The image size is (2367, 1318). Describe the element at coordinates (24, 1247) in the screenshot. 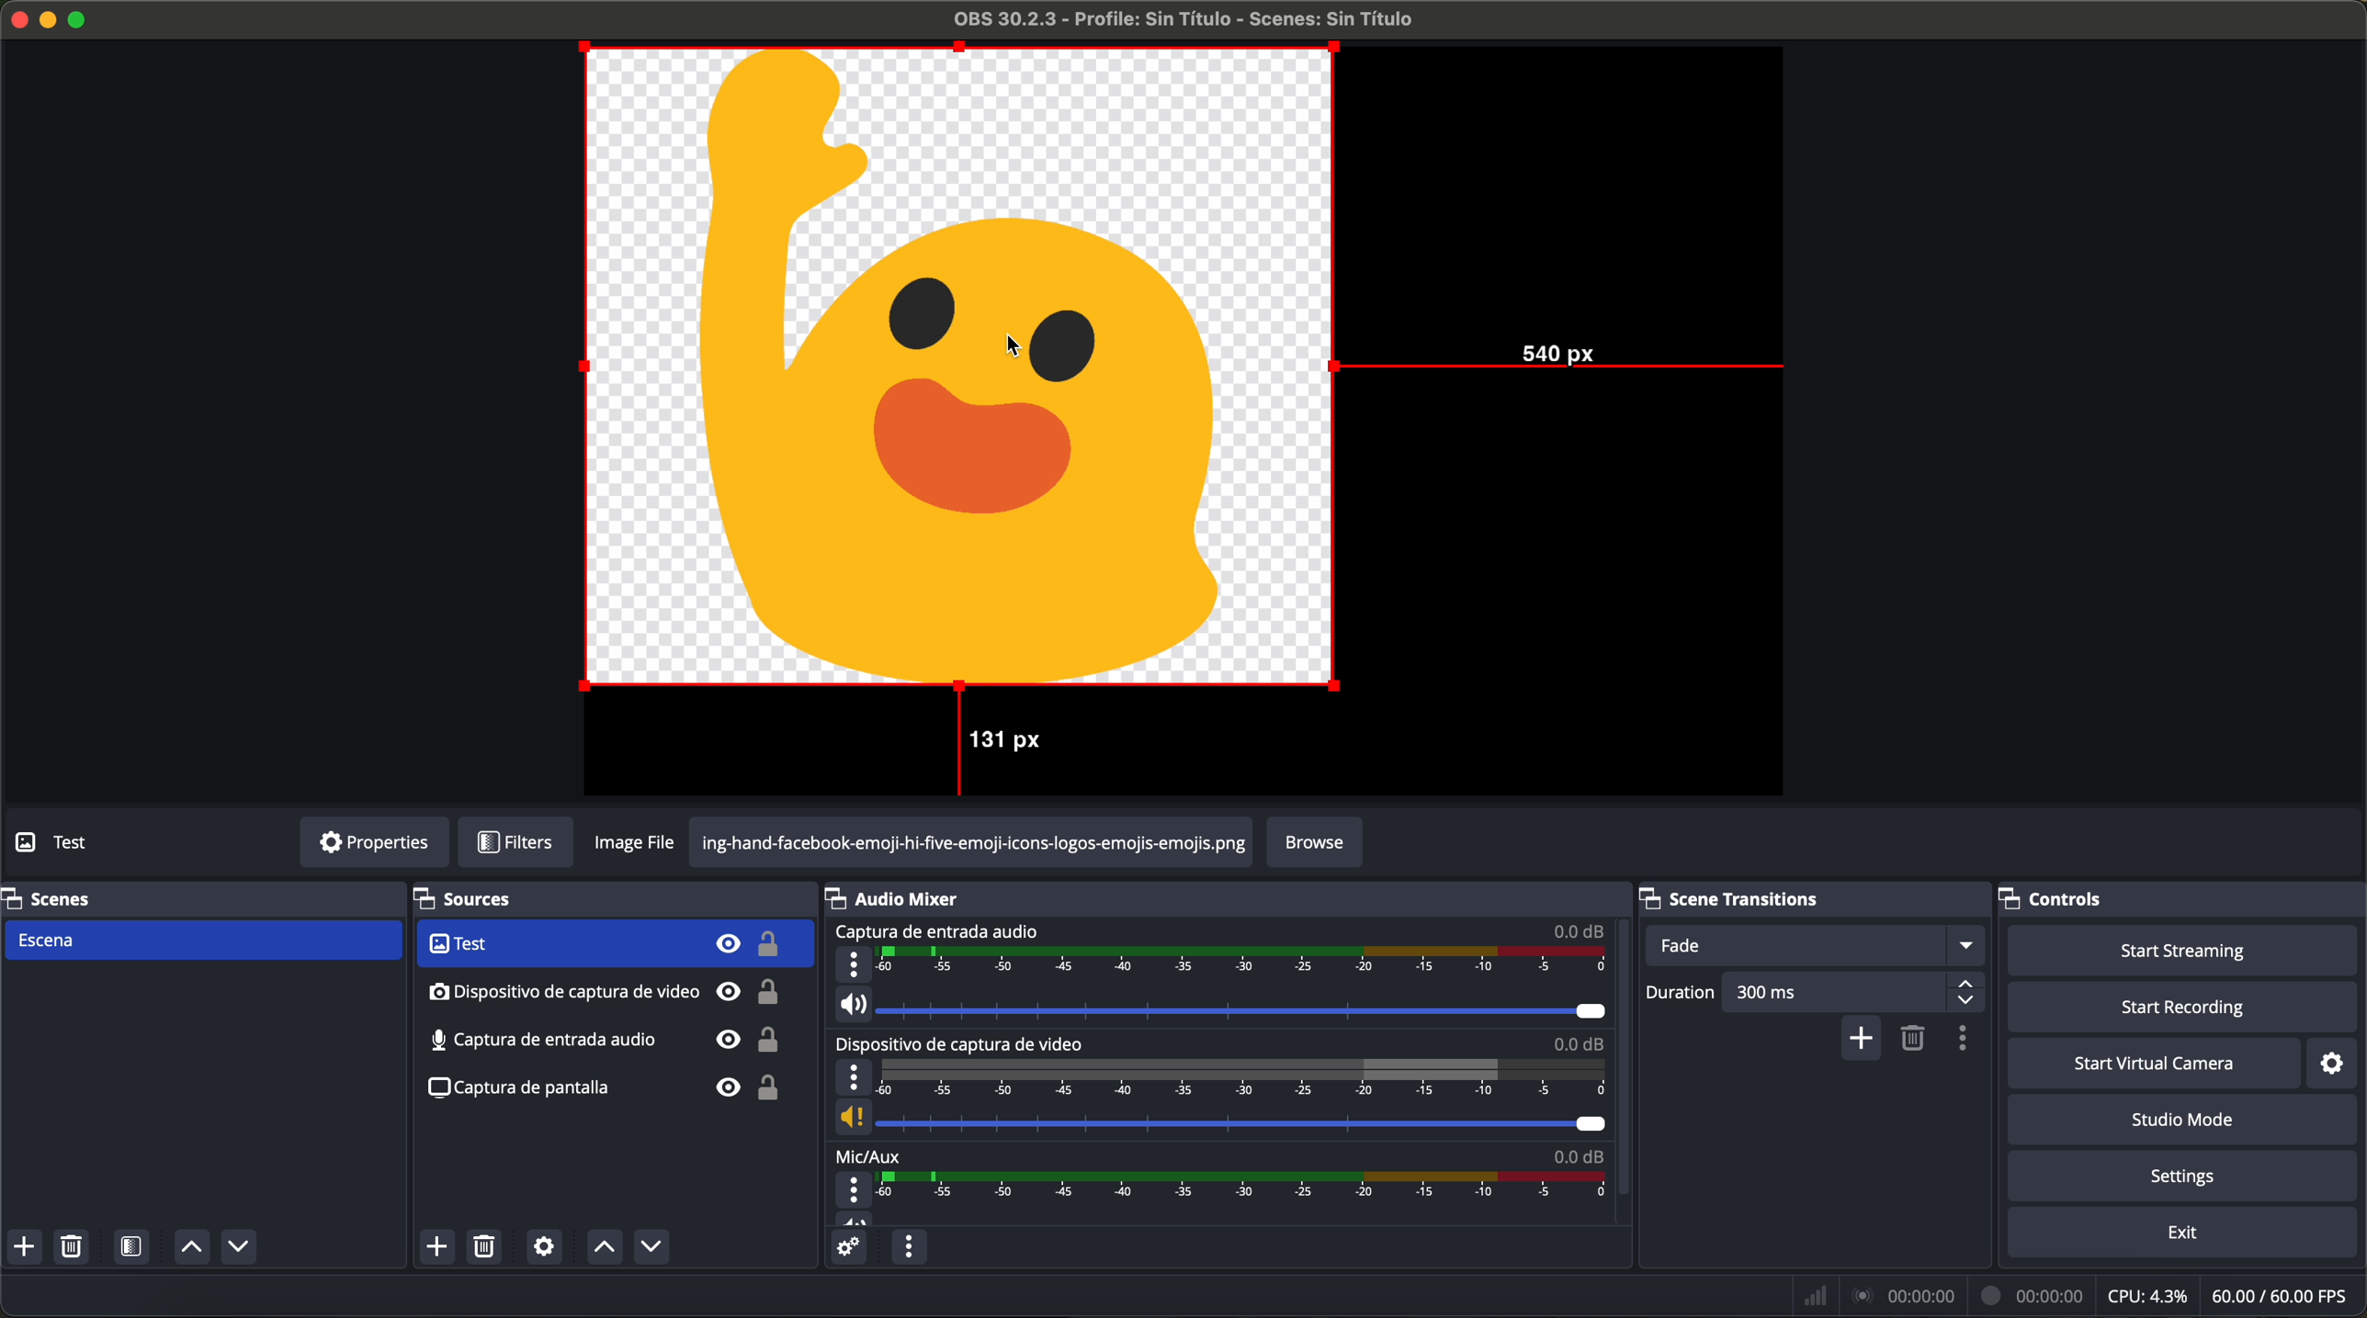

I see `add scene` at that location.